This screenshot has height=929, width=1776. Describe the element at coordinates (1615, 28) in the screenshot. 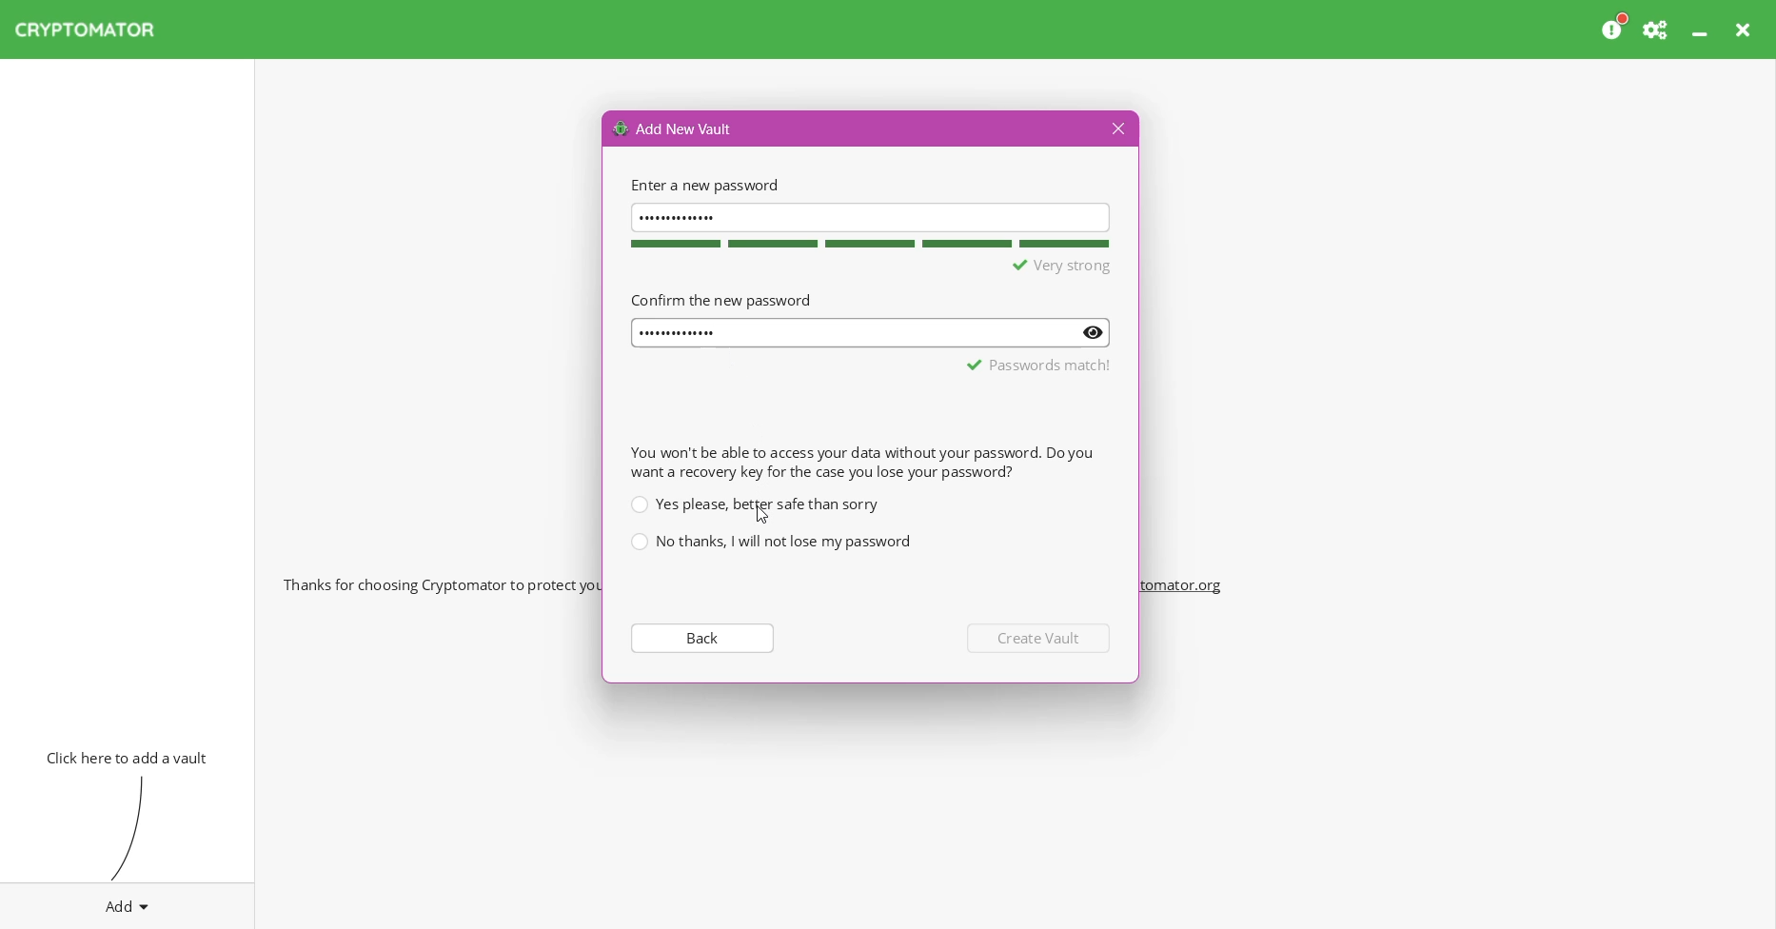

I see `Please consider donating` at that location.